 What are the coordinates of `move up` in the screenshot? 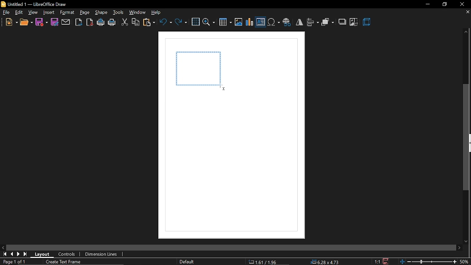 It's located at (464, 32).